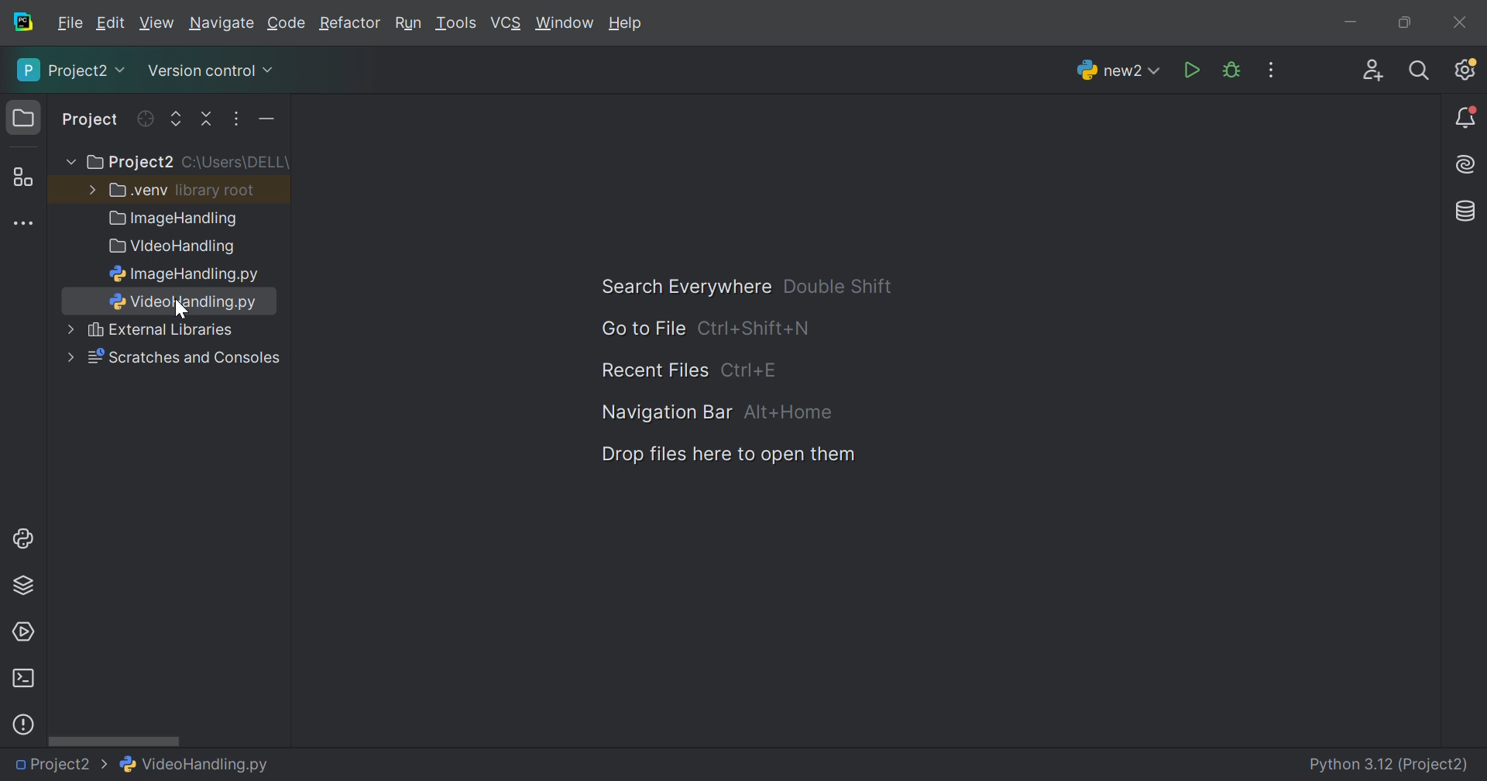 The width and height of the screenshot is (1487, 781). I want to click on Navigate, so click(223, 26).